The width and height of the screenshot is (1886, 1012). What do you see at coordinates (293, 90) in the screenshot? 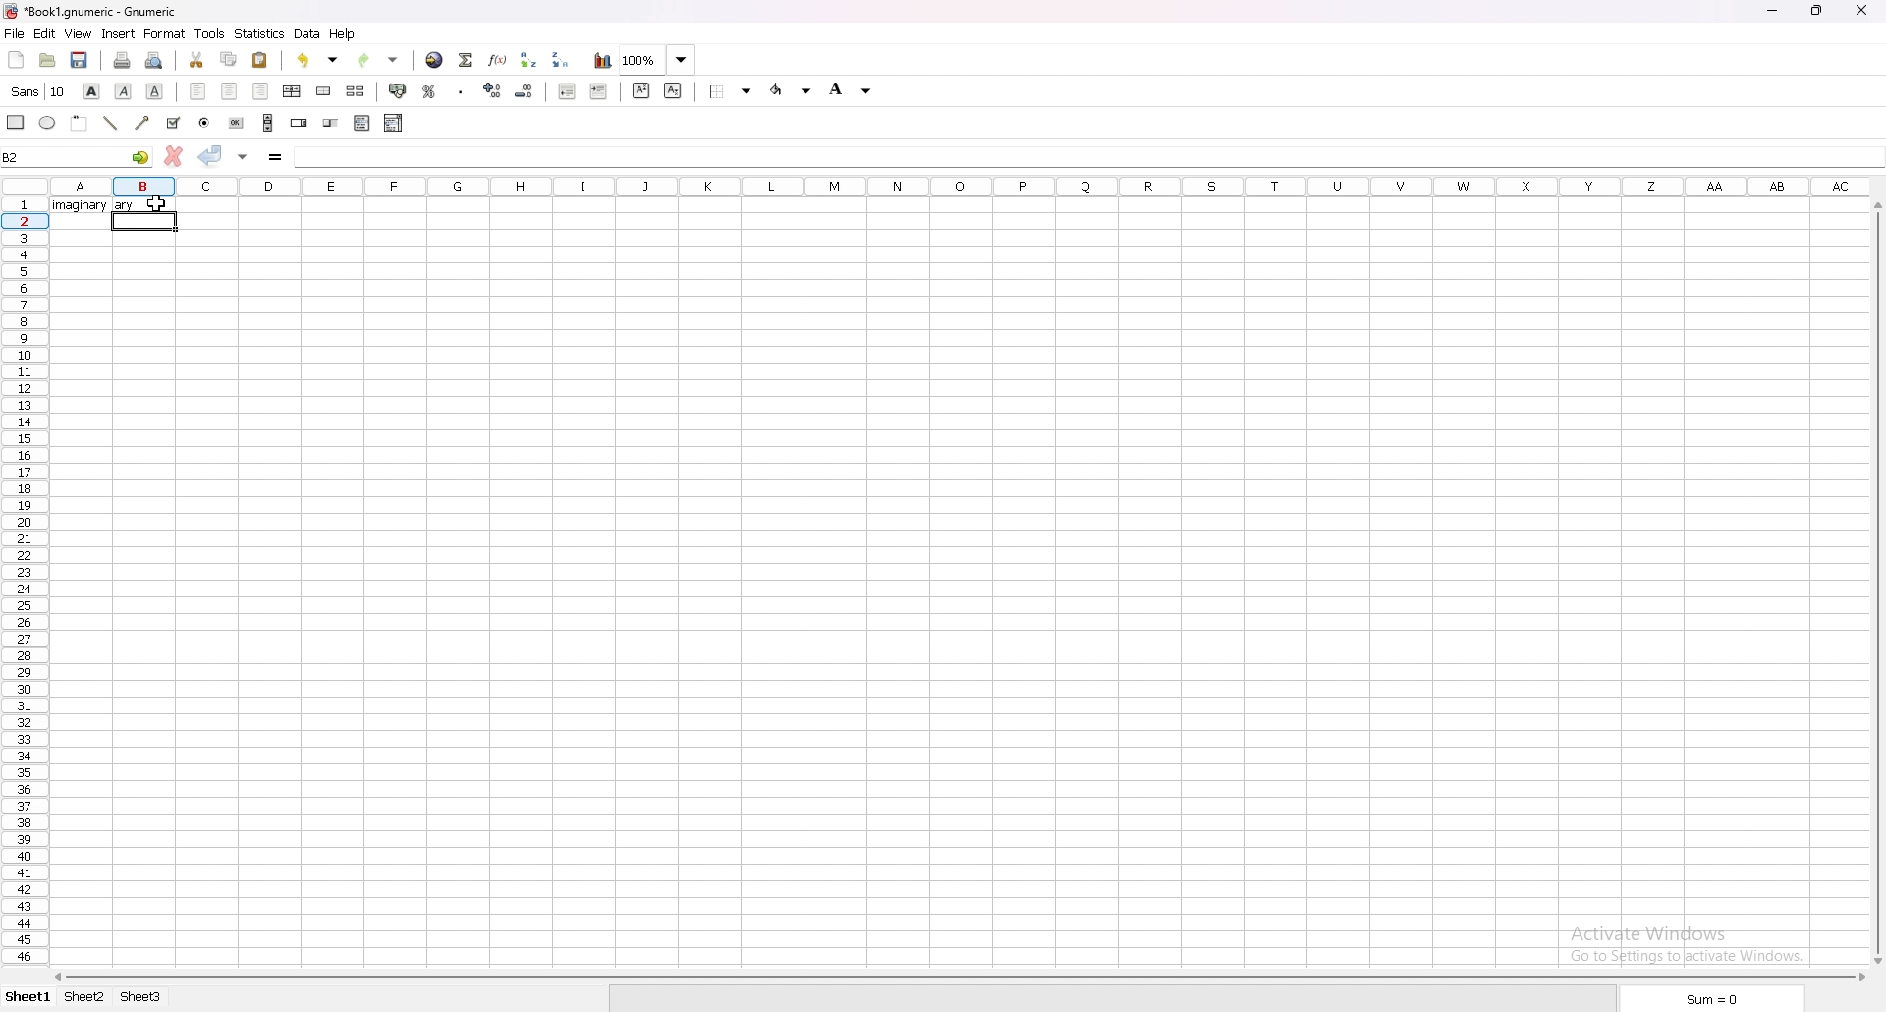
I see `centre horizontally` at bounding box center [293, 90].